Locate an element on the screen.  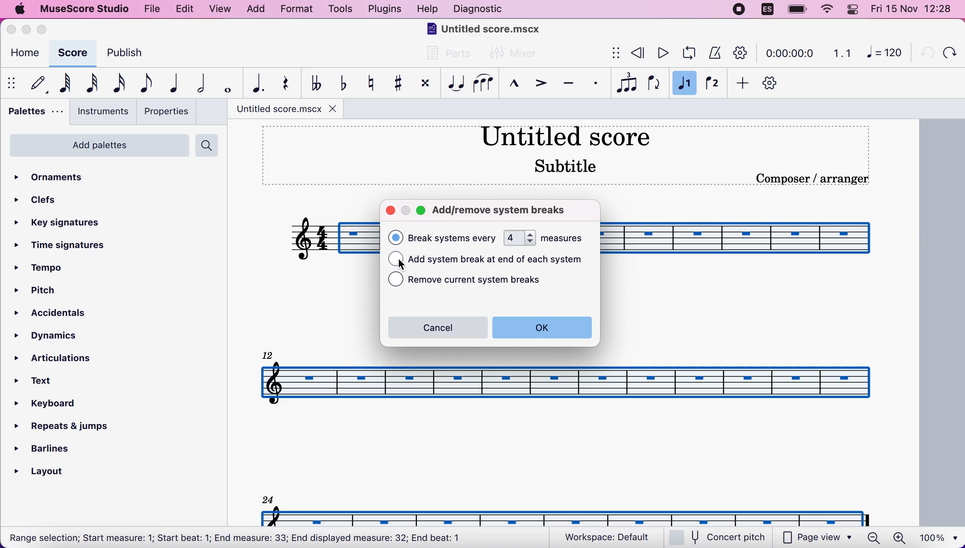
quarter note is located at coordinates (171, 83).